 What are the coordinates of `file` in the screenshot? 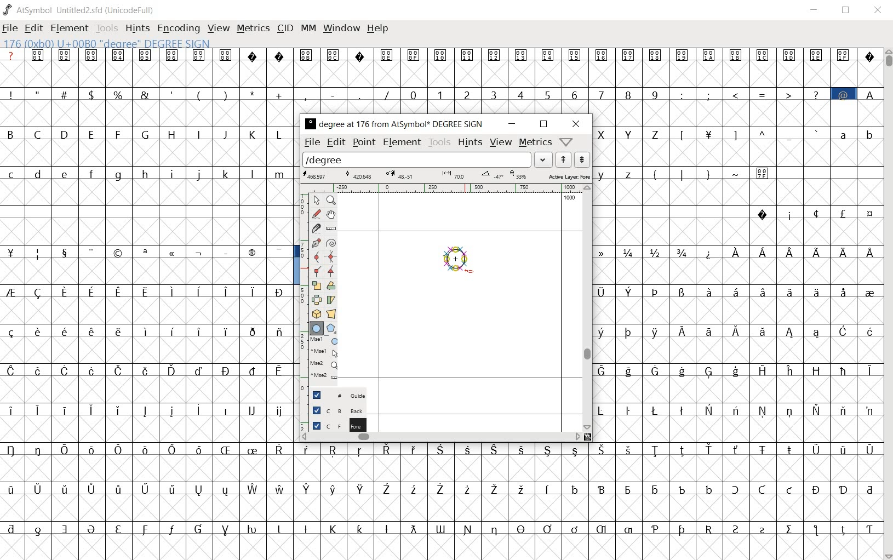 It's located at (10, 29).